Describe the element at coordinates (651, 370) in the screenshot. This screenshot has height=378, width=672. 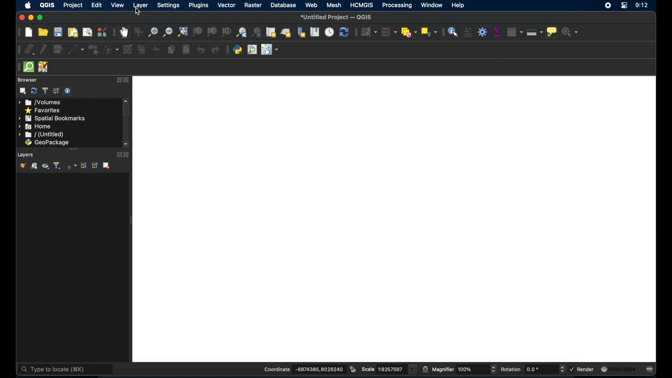
I see `messages` at that location.